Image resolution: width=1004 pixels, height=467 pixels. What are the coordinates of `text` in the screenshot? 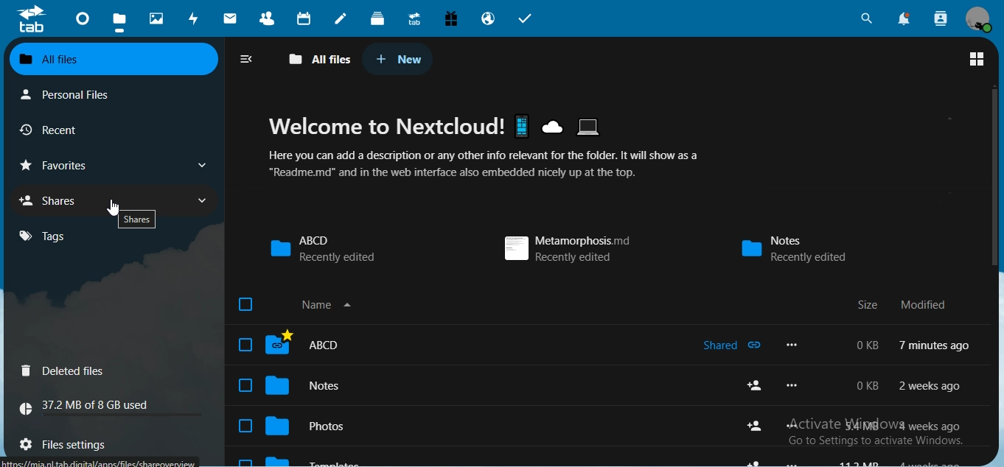 It's located at (487, 154).